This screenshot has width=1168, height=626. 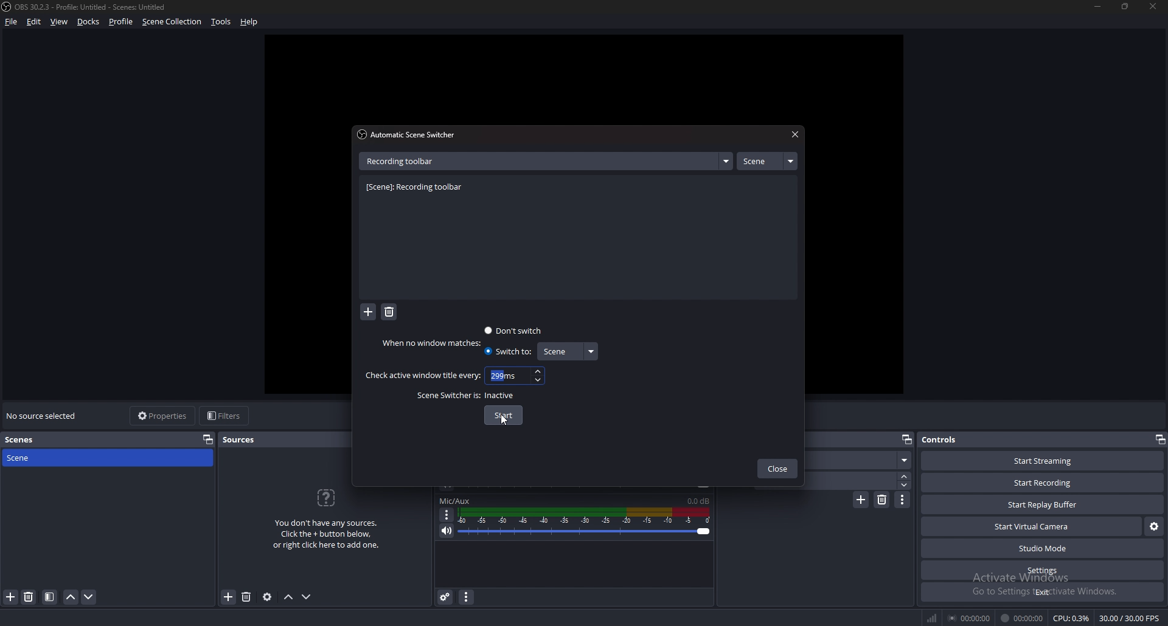 I want to click on add source, so click(x=229, y=597).